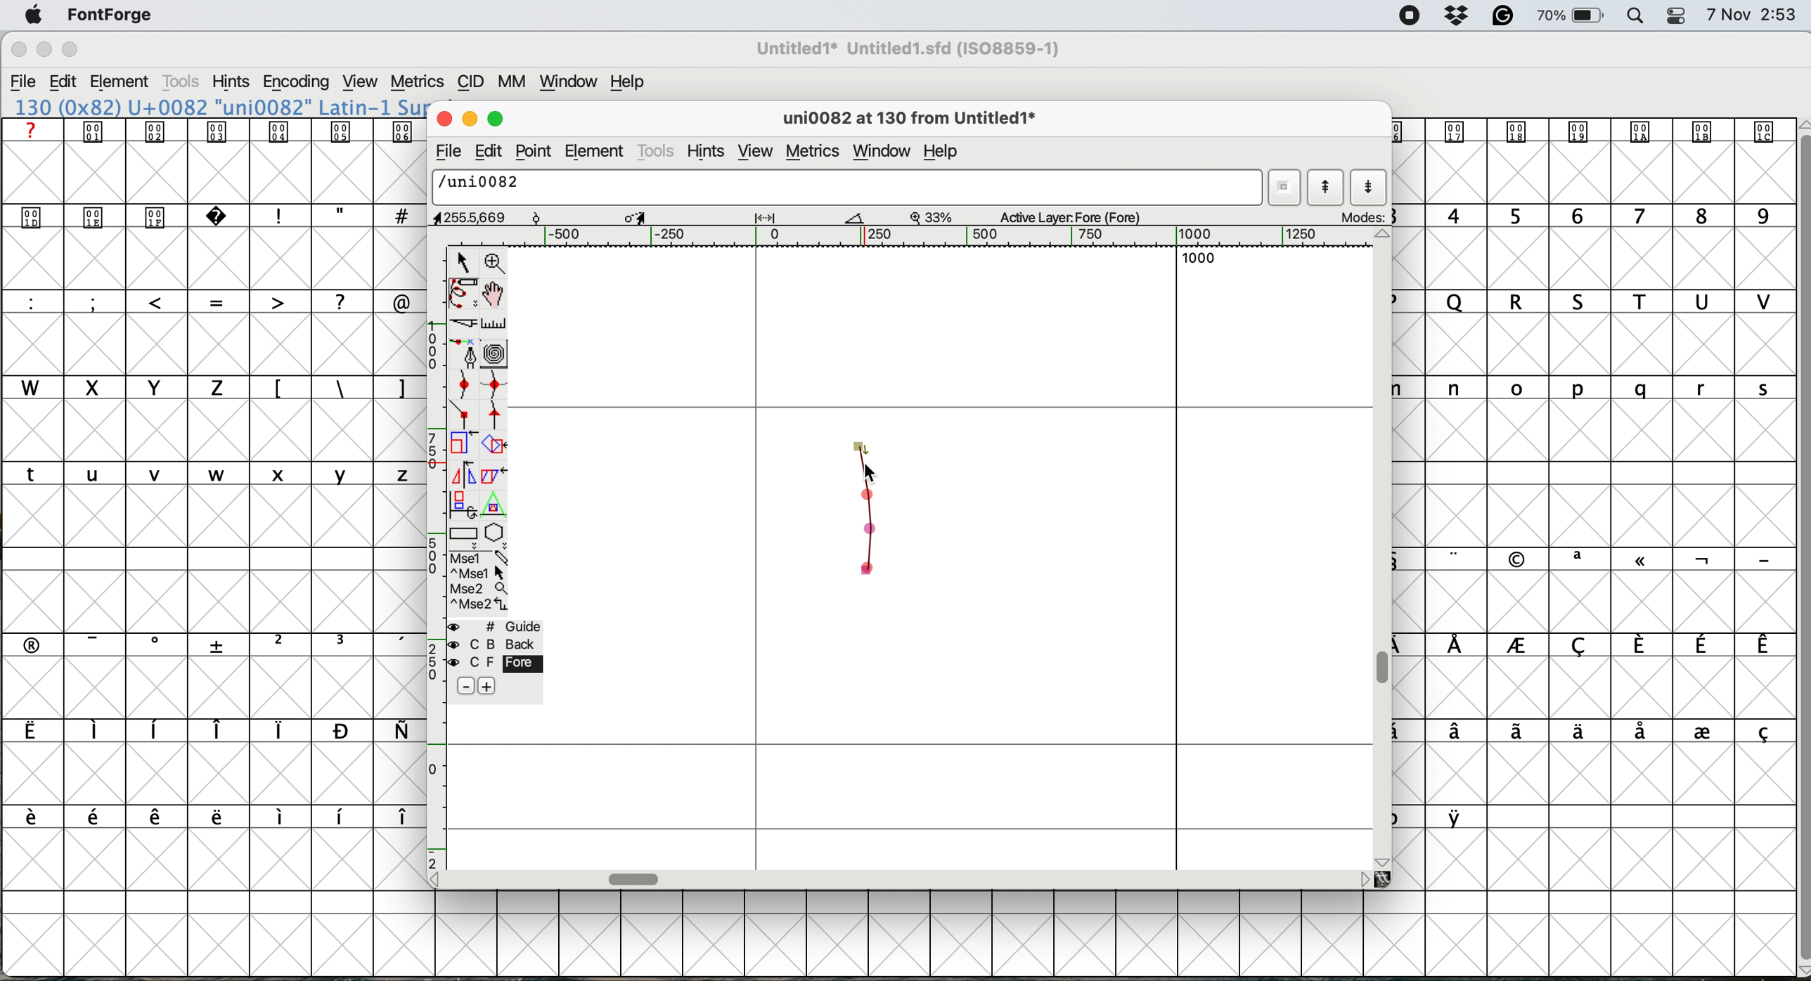  What do you see at coordinates (363, 82) in the screenshot?
I see `view` at bounding box center [363, 82].